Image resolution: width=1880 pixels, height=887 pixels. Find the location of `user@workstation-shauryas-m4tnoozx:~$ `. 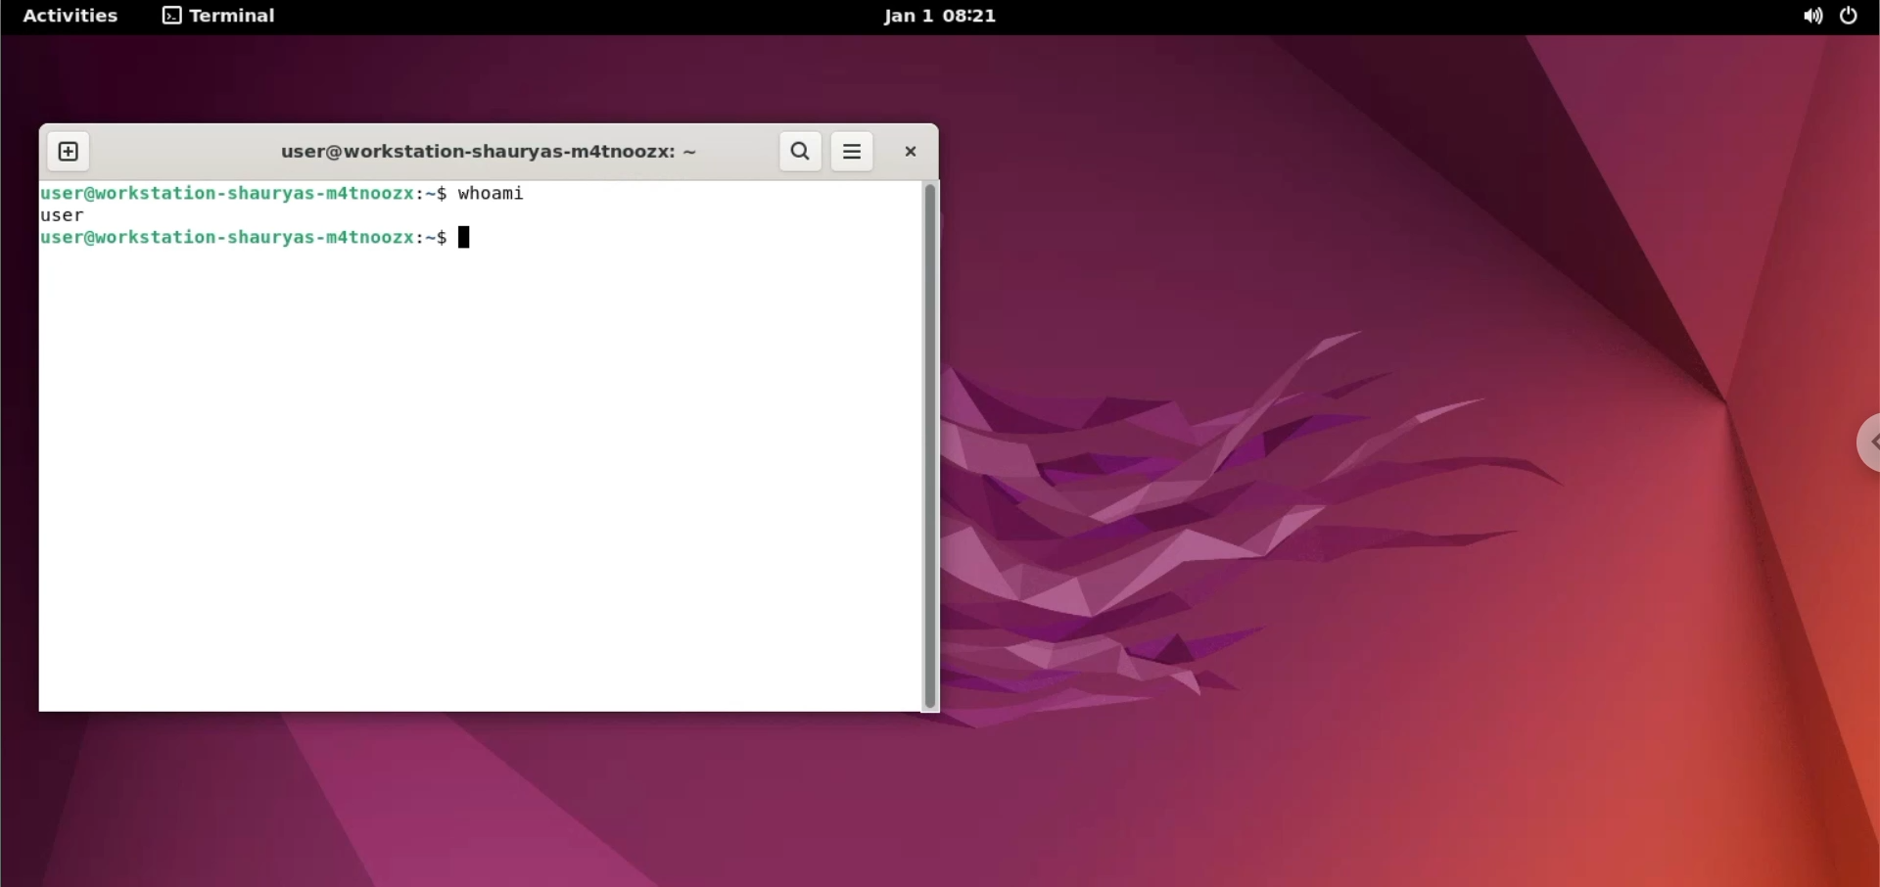

user@workstation-shauryas-m4tnoozx:~$  is located at coordinates (315, 243).